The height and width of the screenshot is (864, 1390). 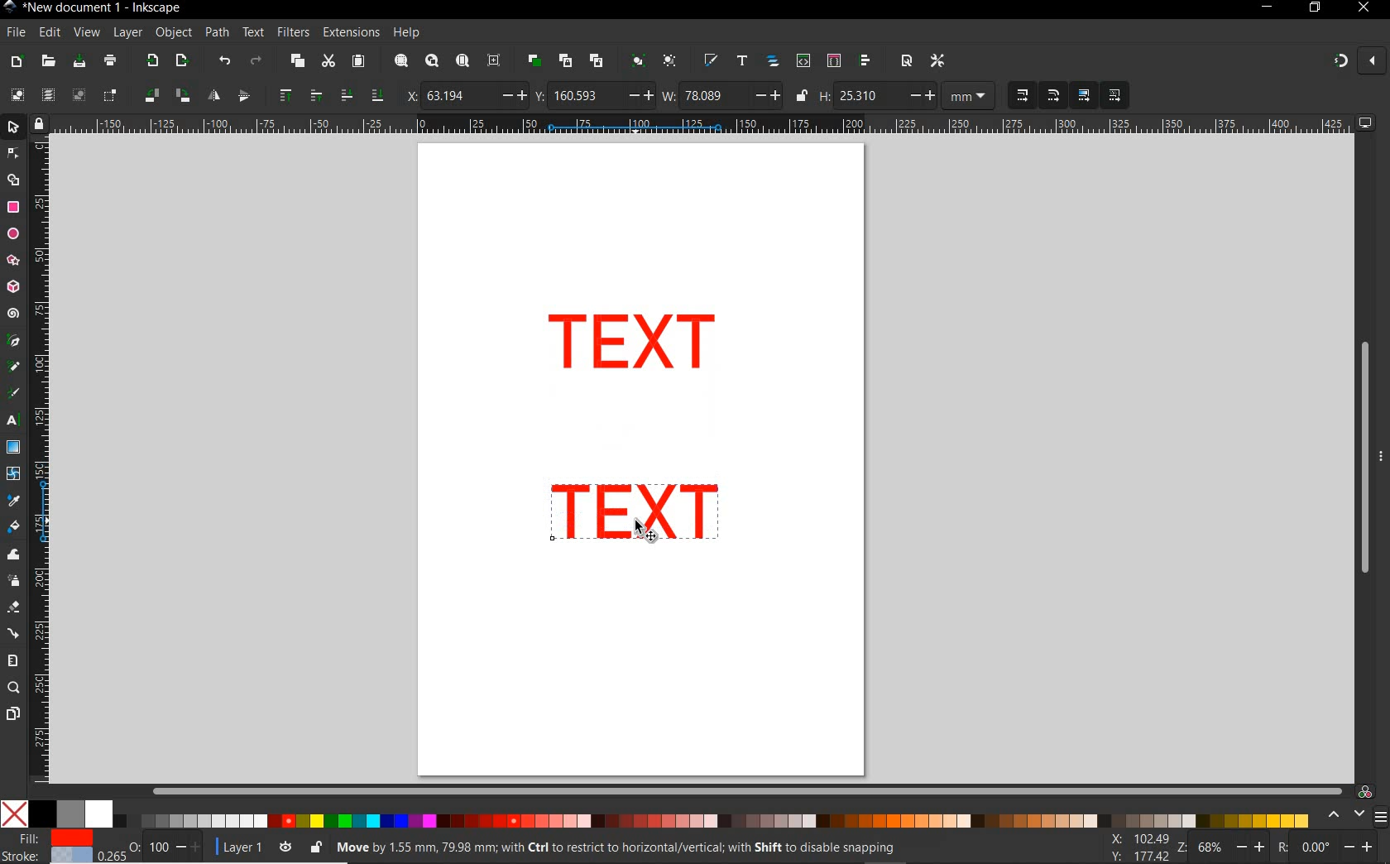 What do you see at coordinates (1218, 847) in the screenshot?
I see `zoom` at bounding box center [1218, 847].